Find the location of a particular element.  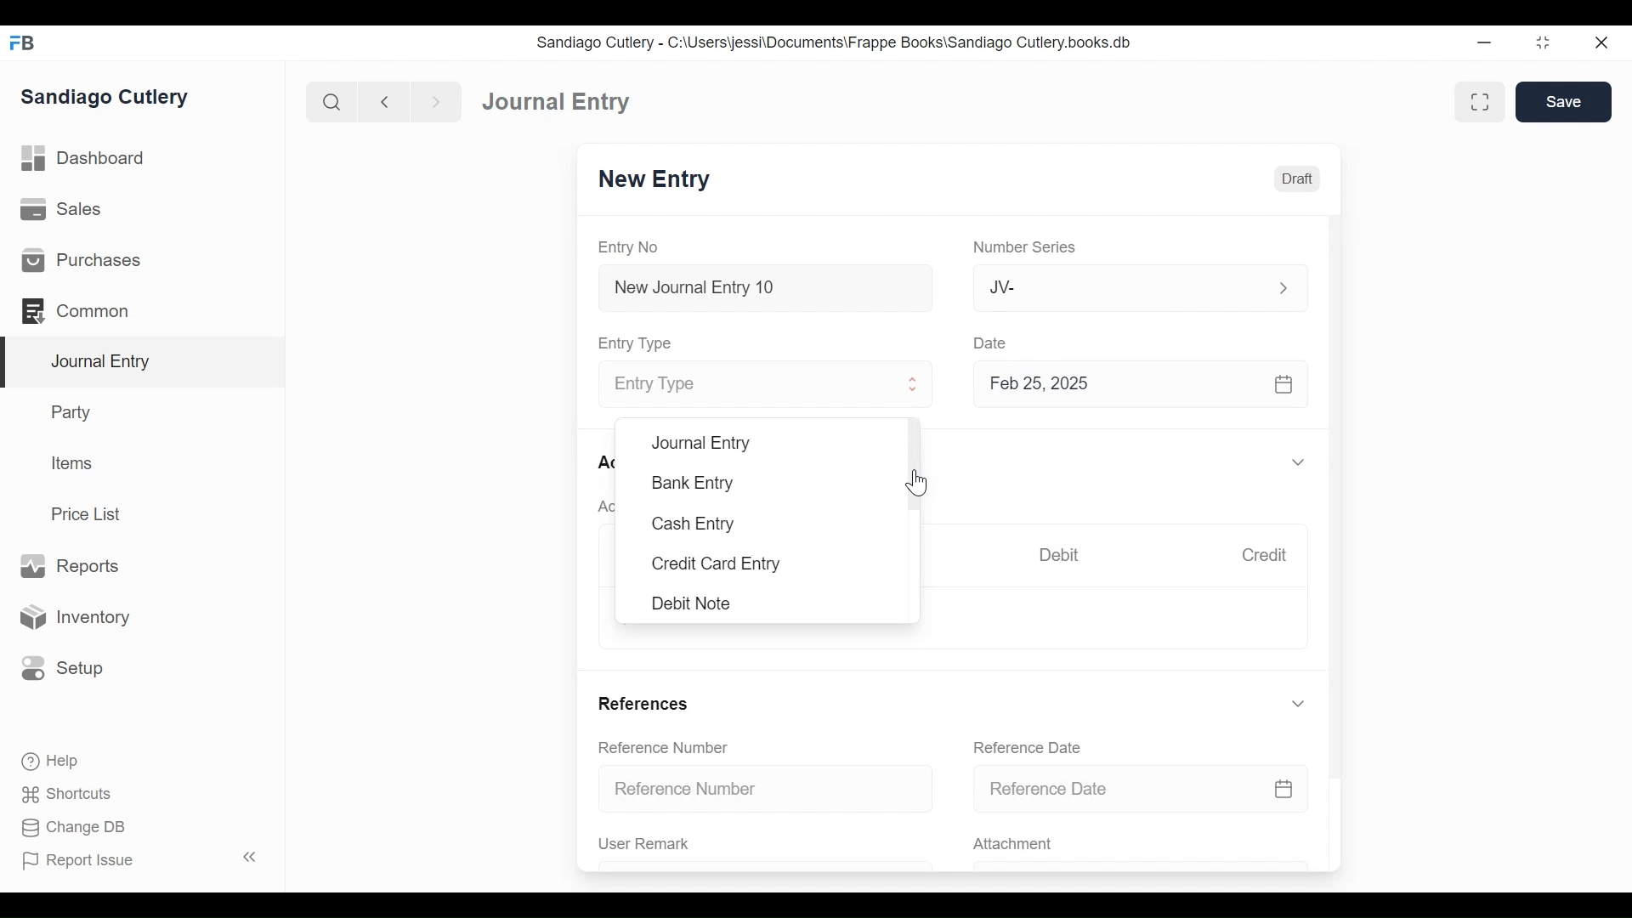

JV- is located at coordinates (1119, 287).